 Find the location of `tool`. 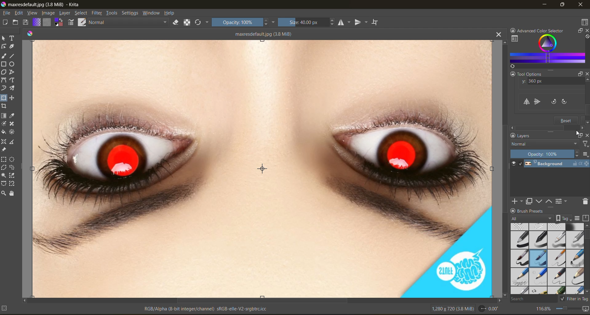

tool is located at coordinates (14, 167).